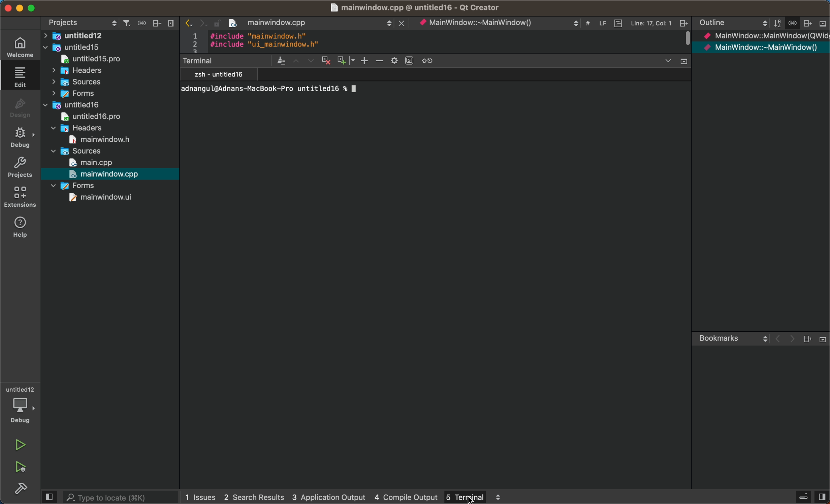  I want to click on debugger, so click(22, 405).